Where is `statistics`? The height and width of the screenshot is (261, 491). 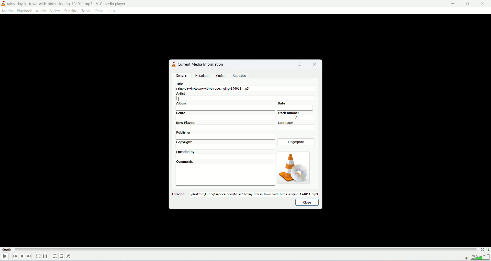
statistics is located at coordinates (240, 75).